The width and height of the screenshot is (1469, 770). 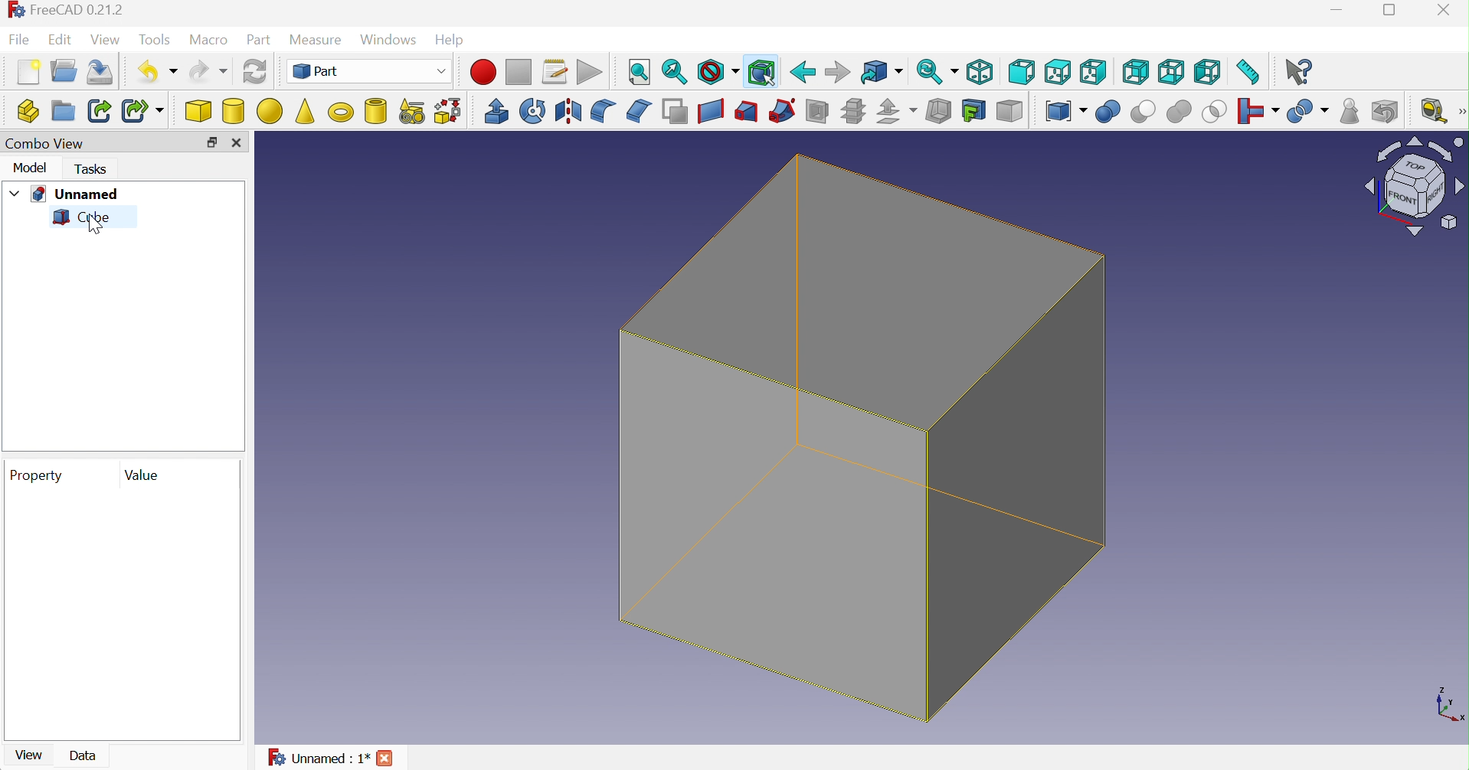 I want to click on Defeaturing, so click(x=1382, y=112).